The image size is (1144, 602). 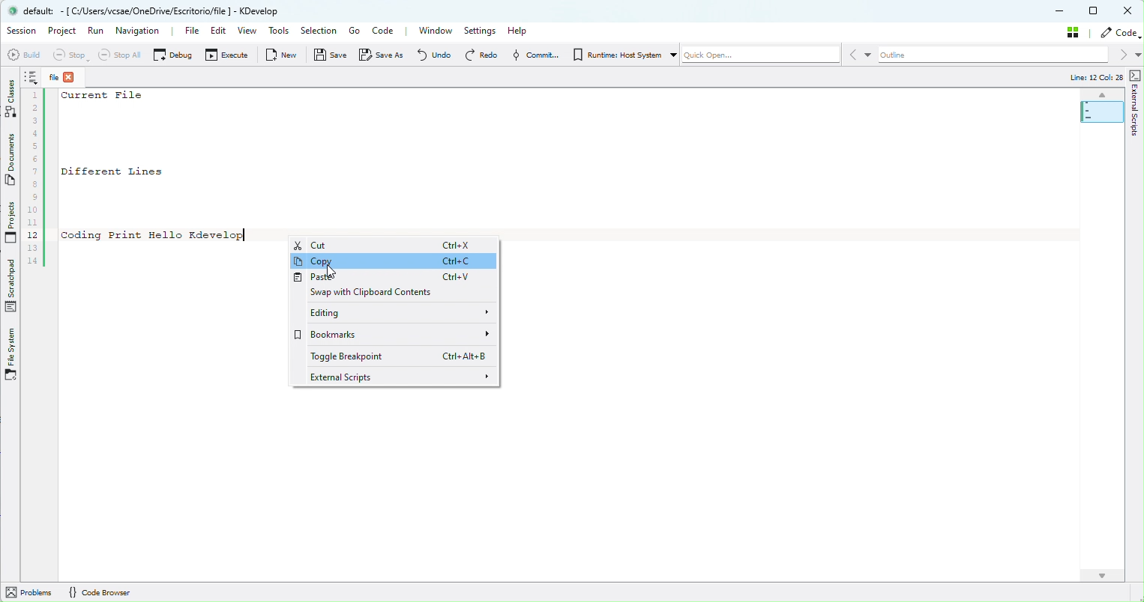 I want to click on Window, so click(x=437, y=34).